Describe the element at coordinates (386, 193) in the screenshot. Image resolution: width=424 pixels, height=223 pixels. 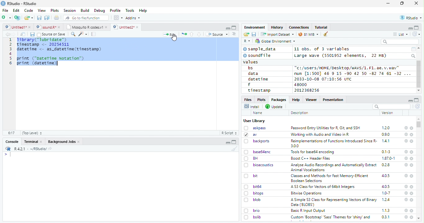
I see `1.0-7` at that location.